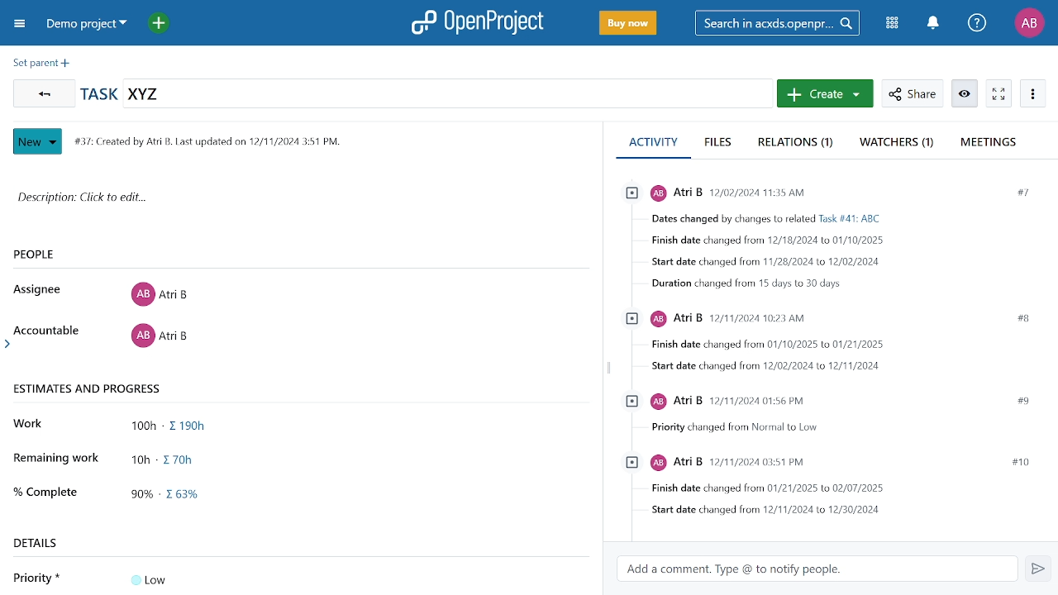 The height and width of the screenshot is (595, 1058). Describe the element at coordinates (481, 20) in the screenshot. I see `OpenProject logo` at that location.